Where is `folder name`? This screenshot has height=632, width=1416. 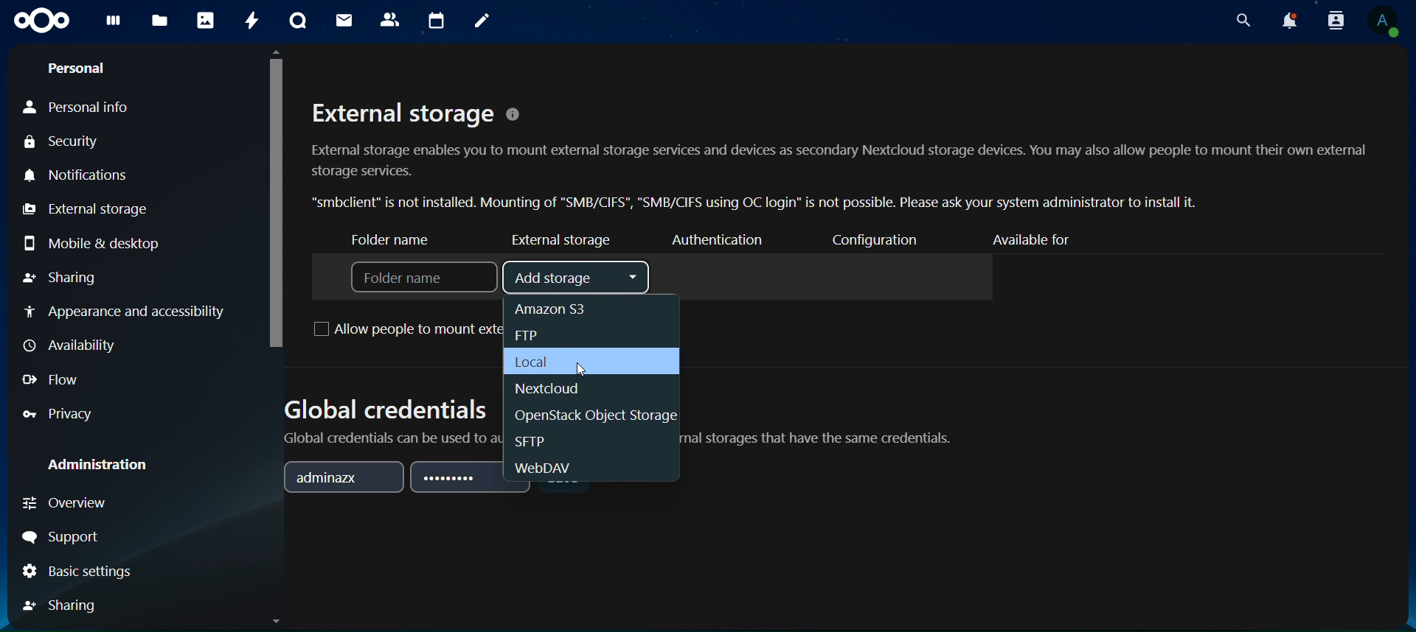
folder name is located at coordinates (424, 278).